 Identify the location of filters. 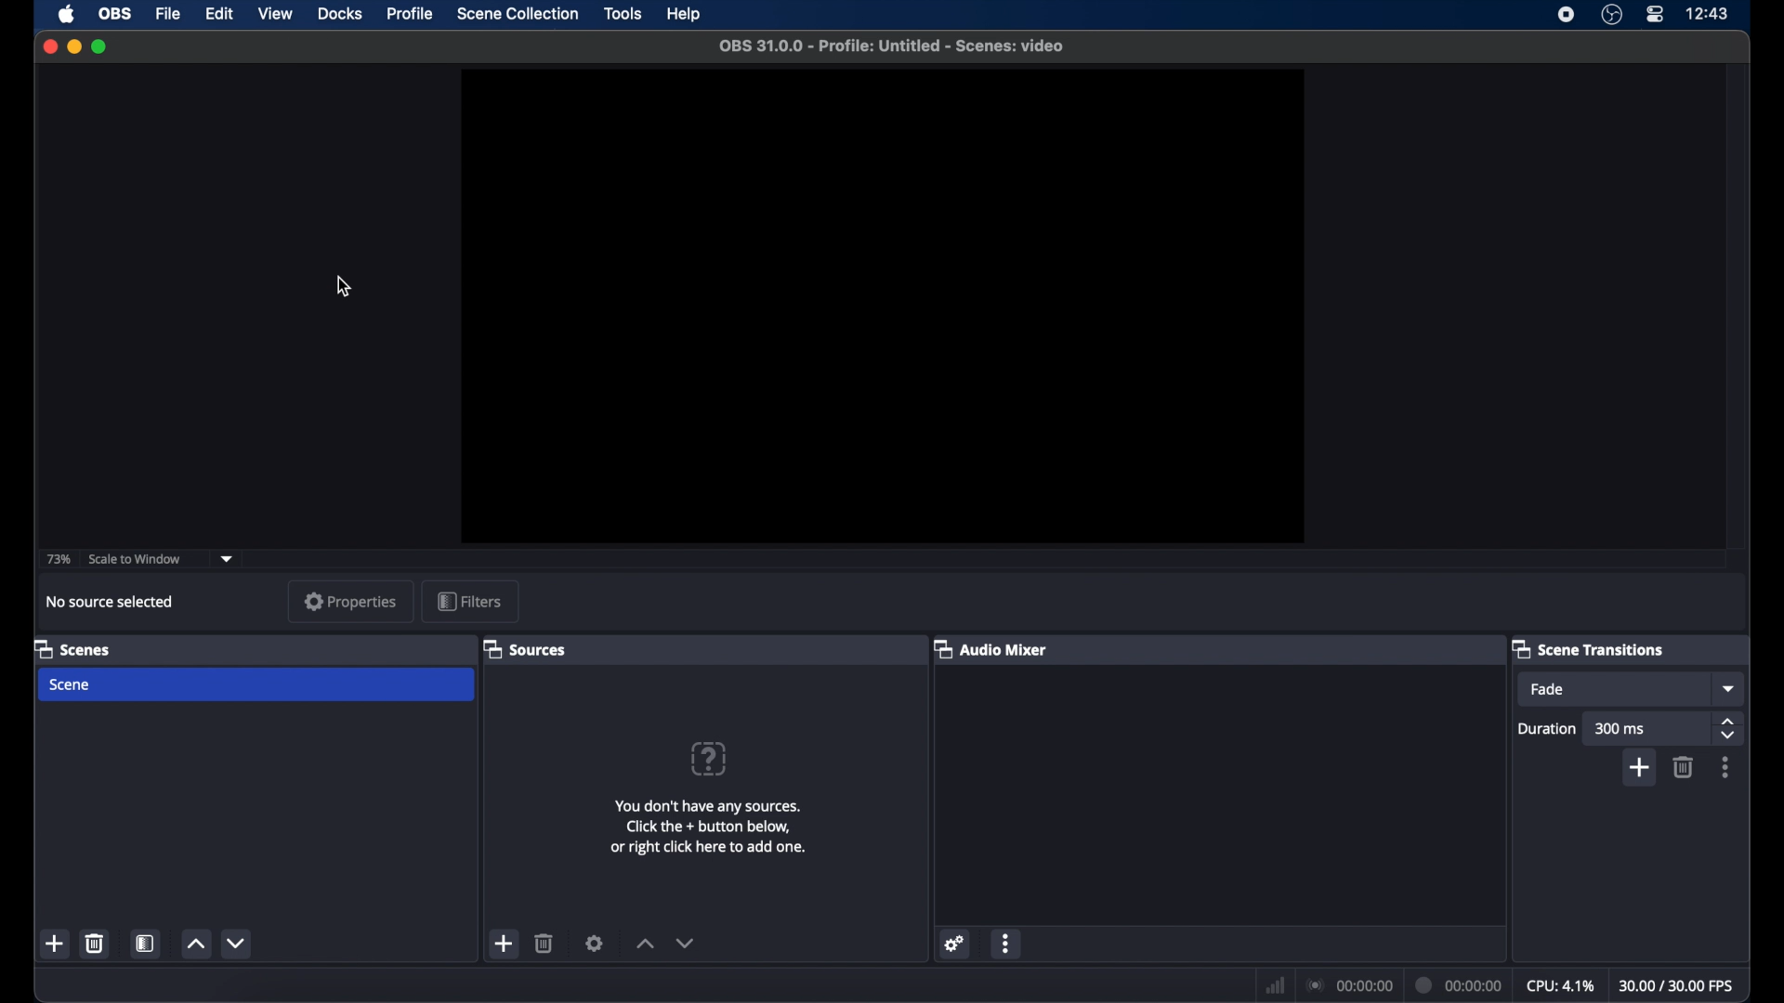
(469, 601).